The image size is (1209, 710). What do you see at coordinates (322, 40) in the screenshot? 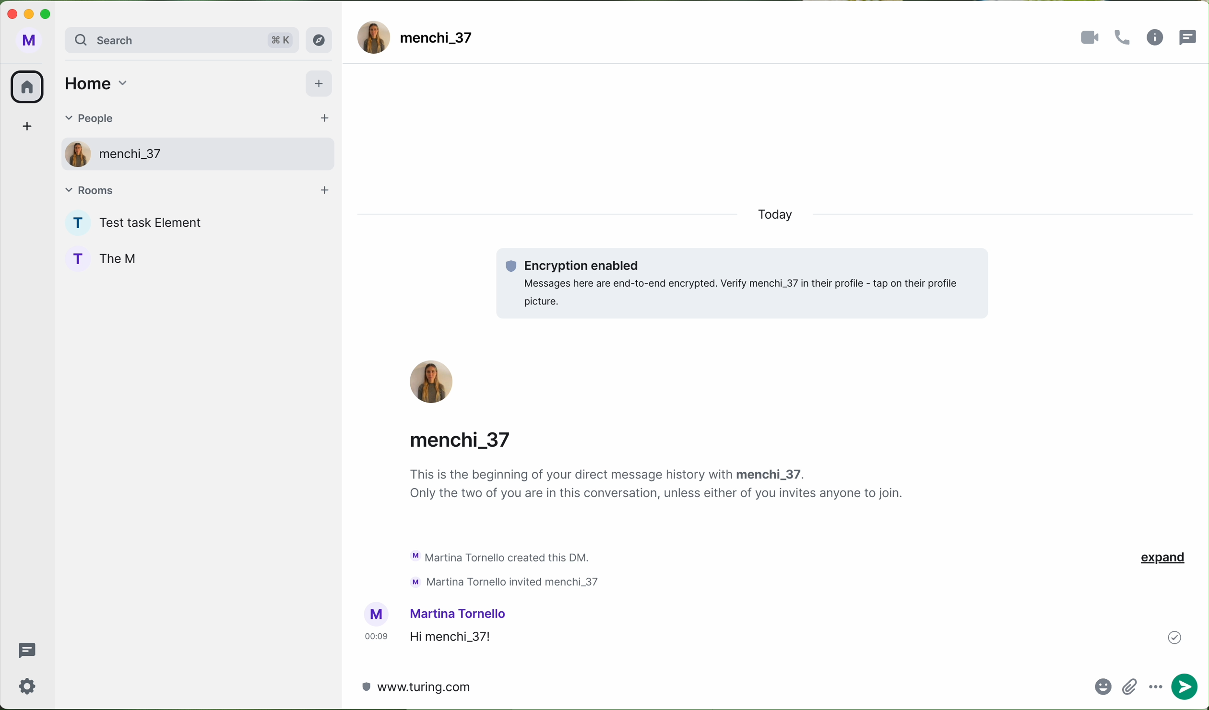
I see `explore` at bounding box center [322, 40].